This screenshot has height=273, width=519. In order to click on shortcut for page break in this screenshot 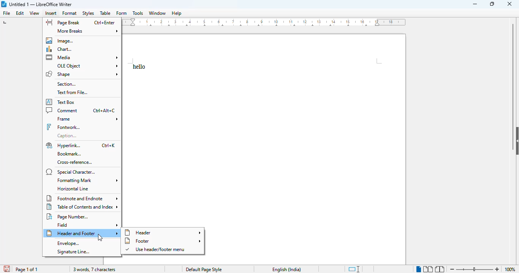, I will do `click(105, 23)`.